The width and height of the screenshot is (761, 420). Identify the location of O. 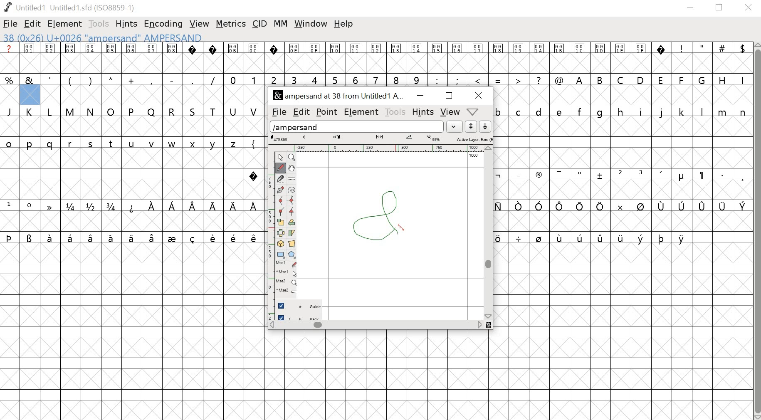
(111, 111).